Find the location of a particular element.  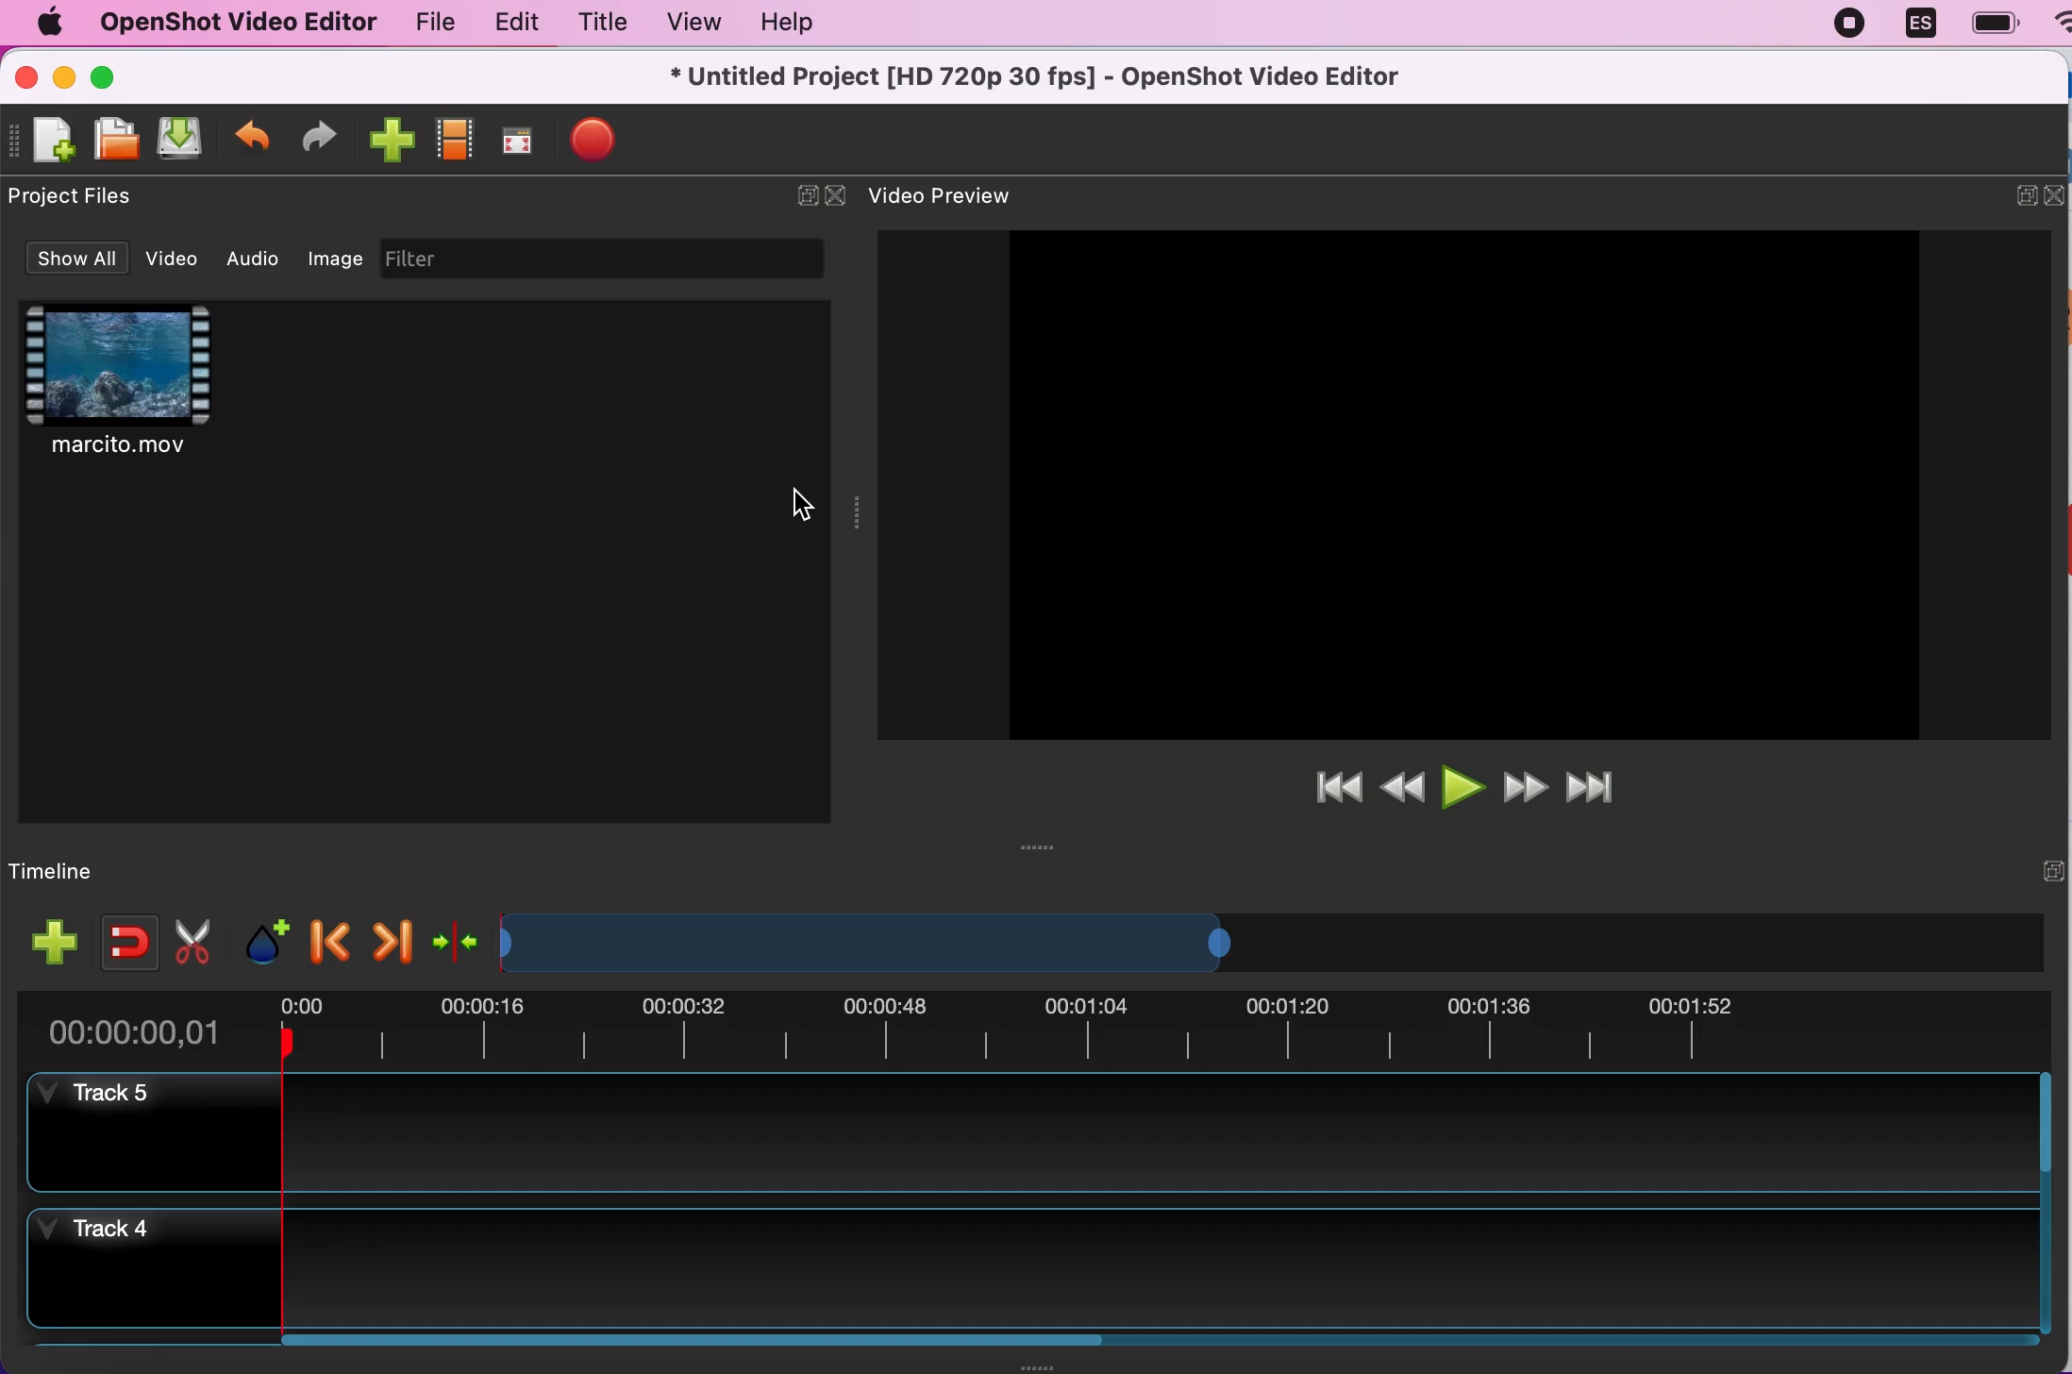

title is located at coordinates (1047, 78).